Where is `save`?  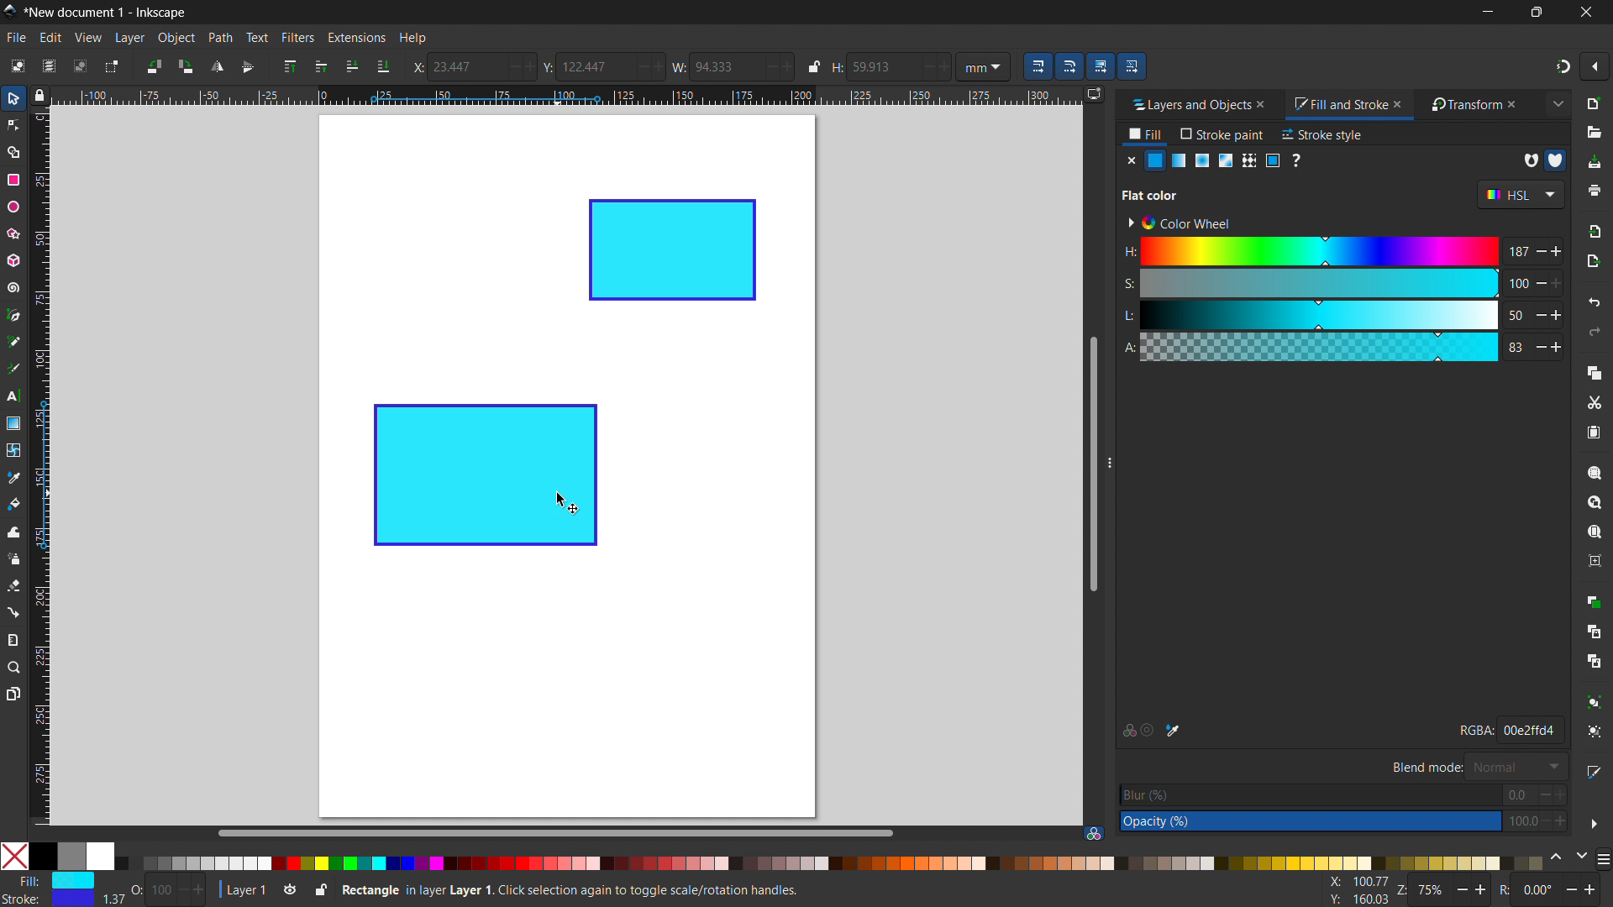 save is located at coordinates (1594, 163).